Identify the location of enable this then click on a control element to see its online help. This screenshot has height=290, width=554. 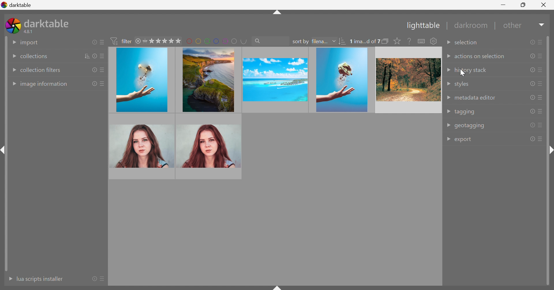
(409, 41).